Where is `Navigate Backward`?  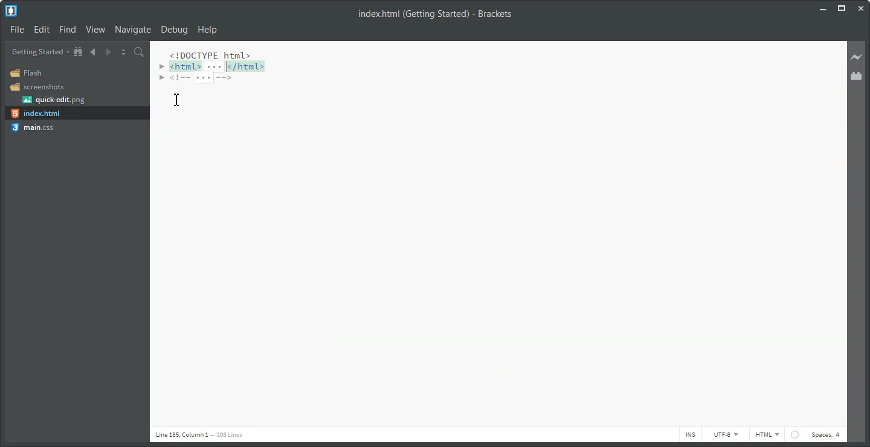 Navigate Backward is located at coordinates (93, 52).